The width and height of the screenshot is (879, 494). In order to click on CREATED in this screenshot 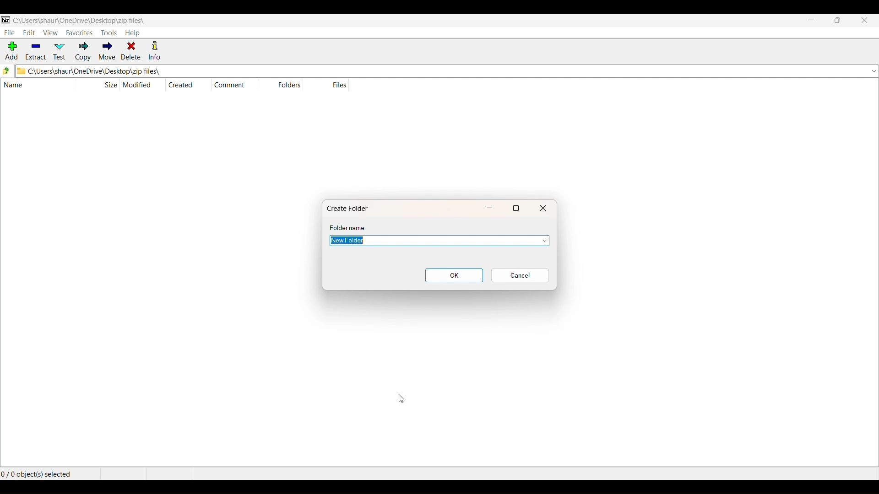, I will do `click(181, 85)`.